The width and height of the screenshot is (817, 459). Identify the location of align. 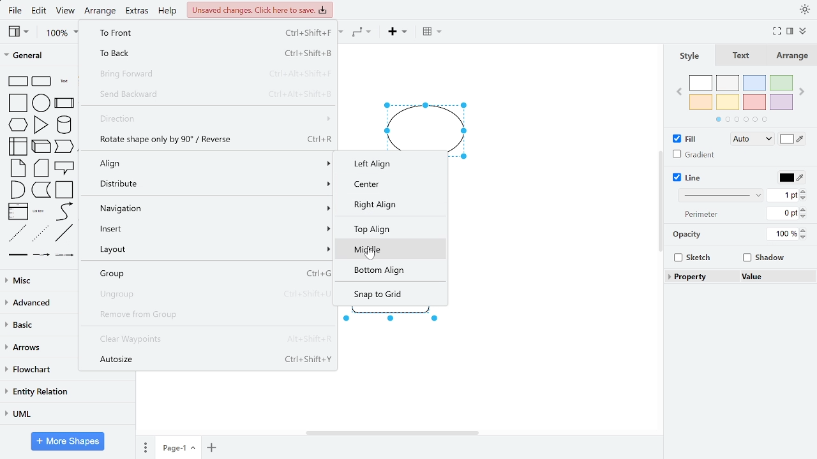
(209, 164).